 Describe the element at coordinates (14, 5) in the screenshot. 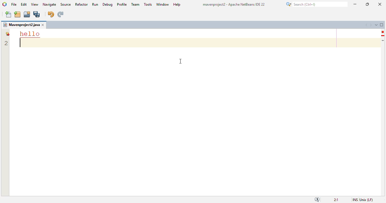

I see `file` at that location.